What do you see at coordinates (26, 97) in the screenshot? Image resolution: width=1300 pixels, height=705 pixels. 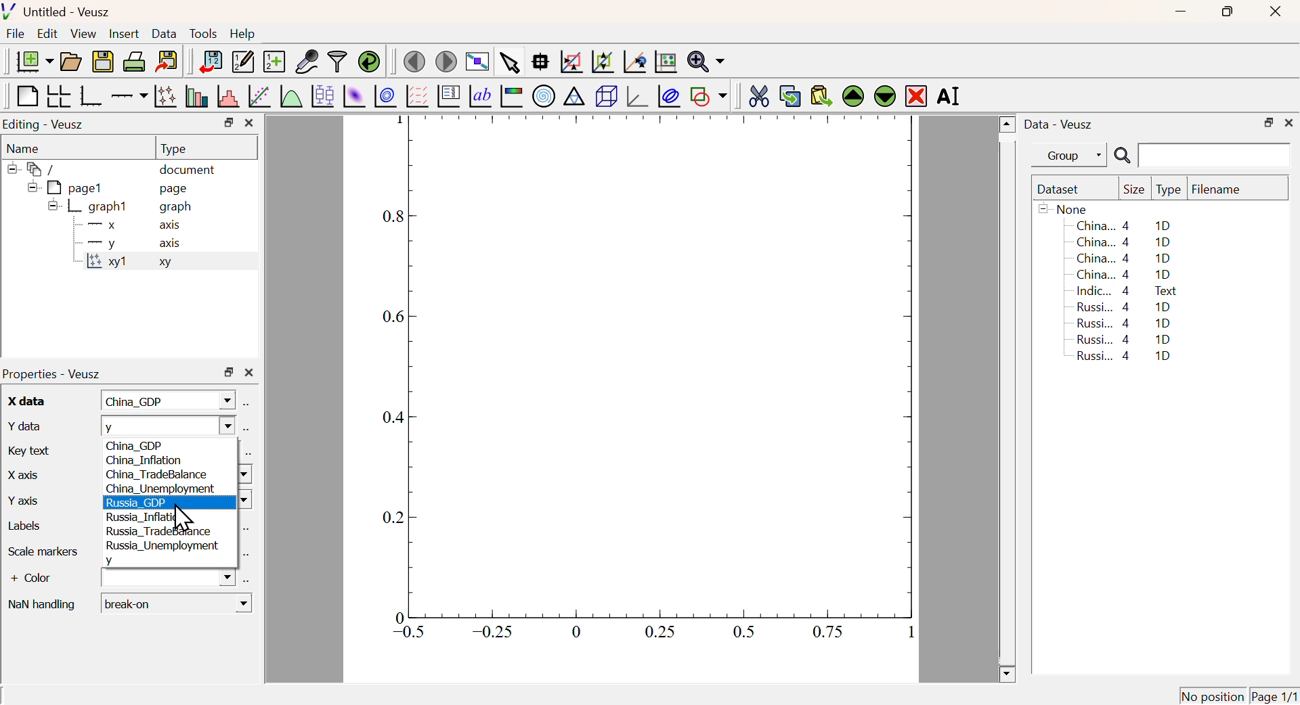 I see `Blank Page` at bounding box center [26, 97].